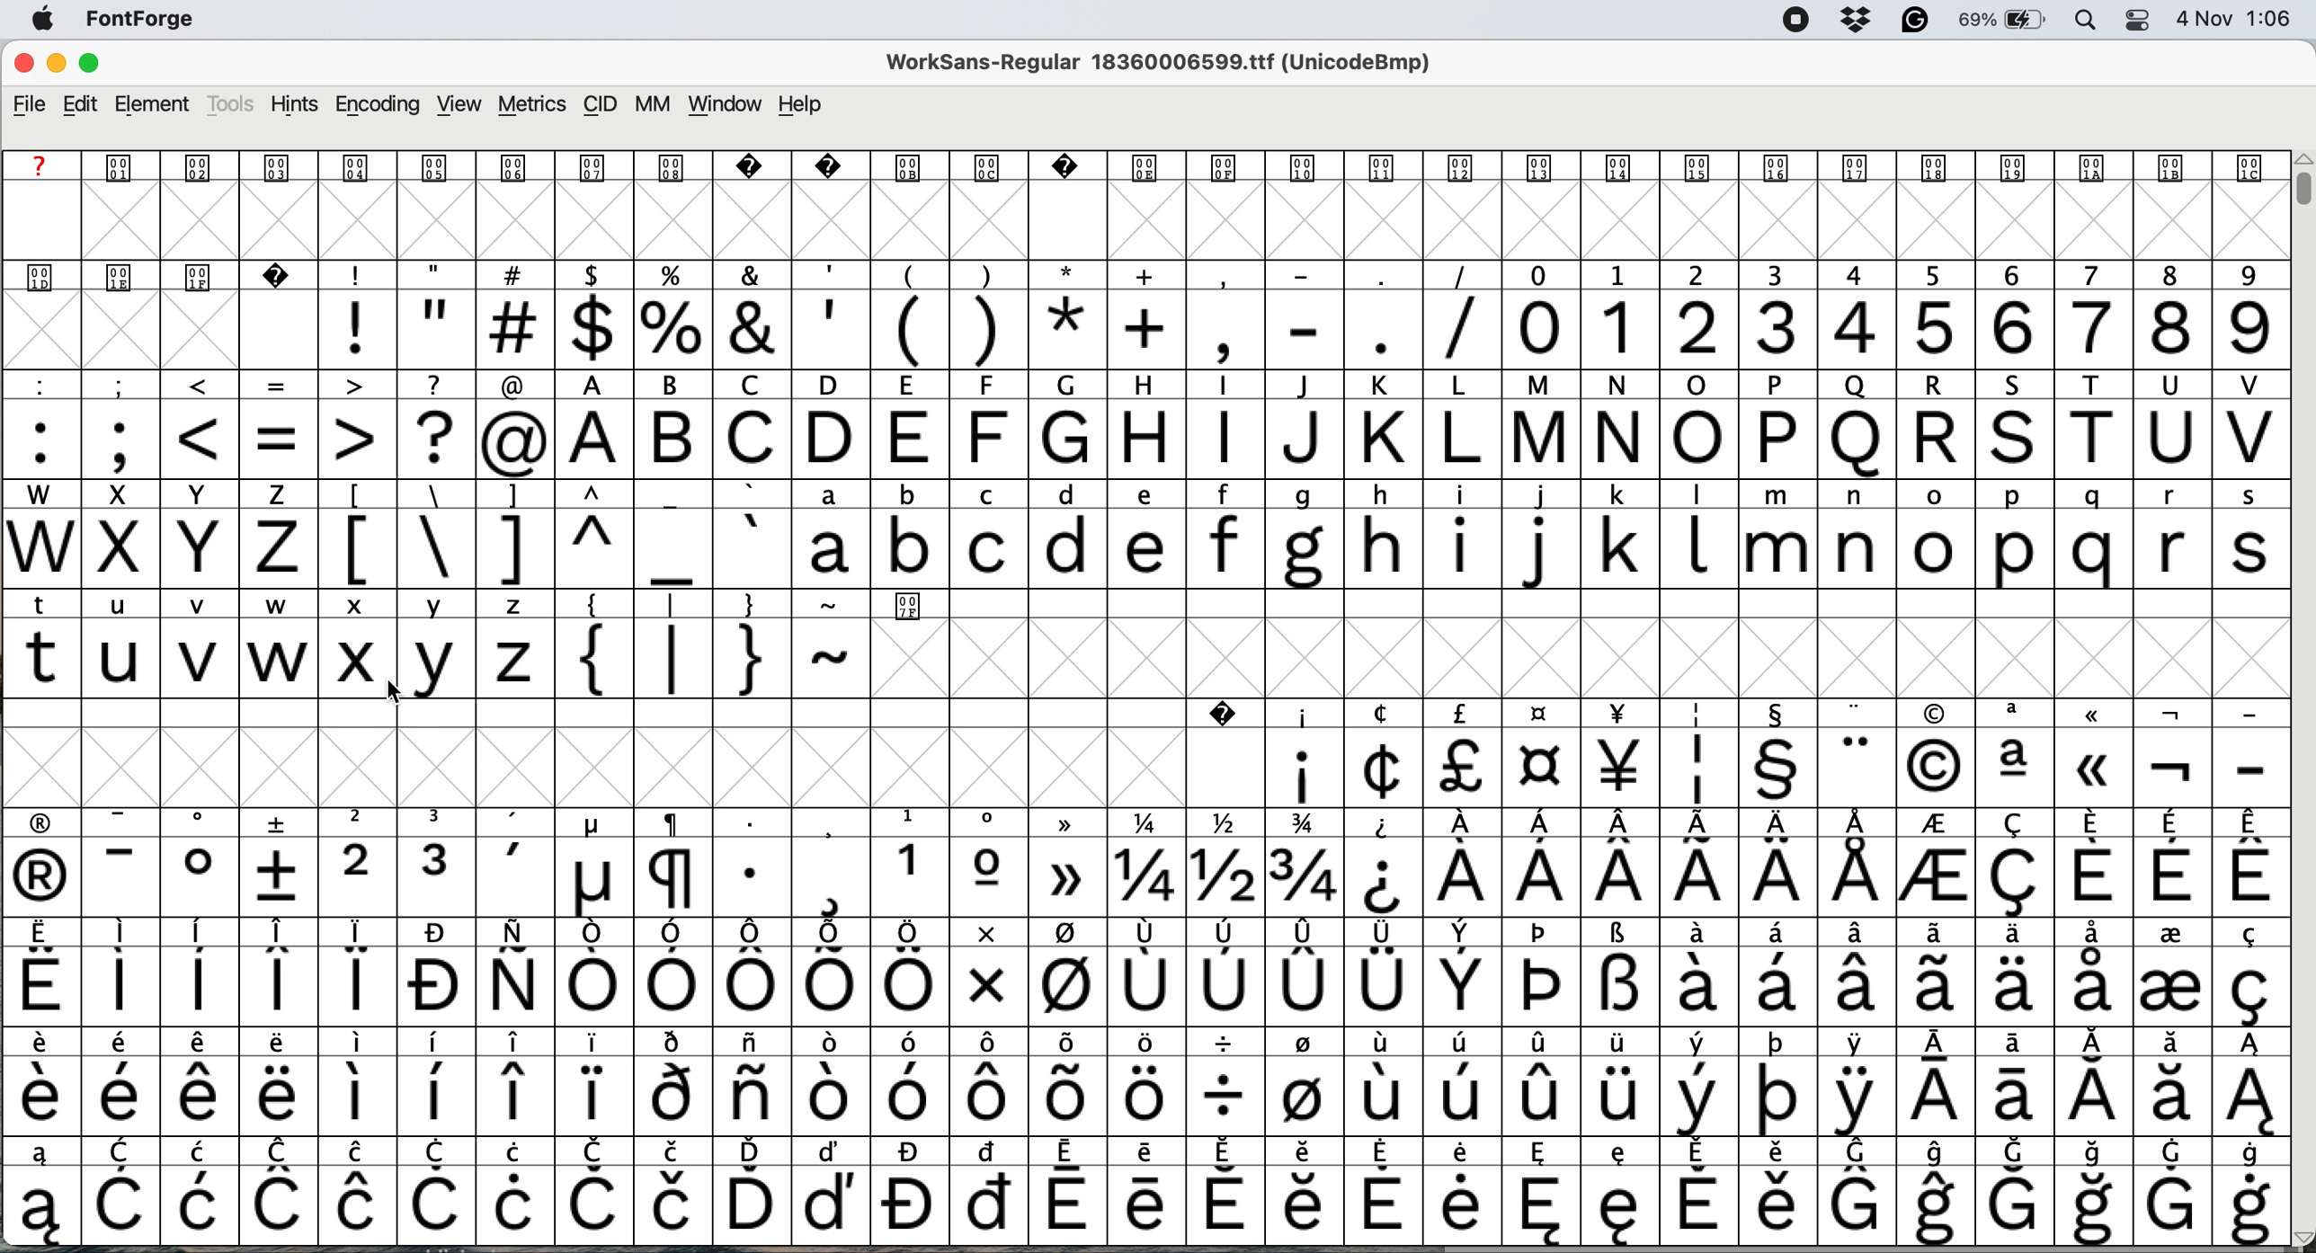 The height and width of the screenshot is (1253, 2316). What do you see at coordinates (278, 438) in the screenshot?
I see `special characters` at bounding box center [278, 438].